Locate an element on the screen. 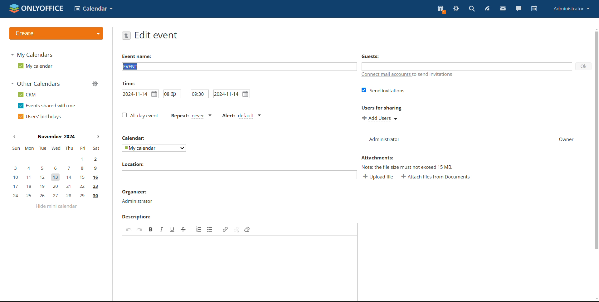 This screenshot has width=599, height=302. event repetition is located at coordinates (191, 116).